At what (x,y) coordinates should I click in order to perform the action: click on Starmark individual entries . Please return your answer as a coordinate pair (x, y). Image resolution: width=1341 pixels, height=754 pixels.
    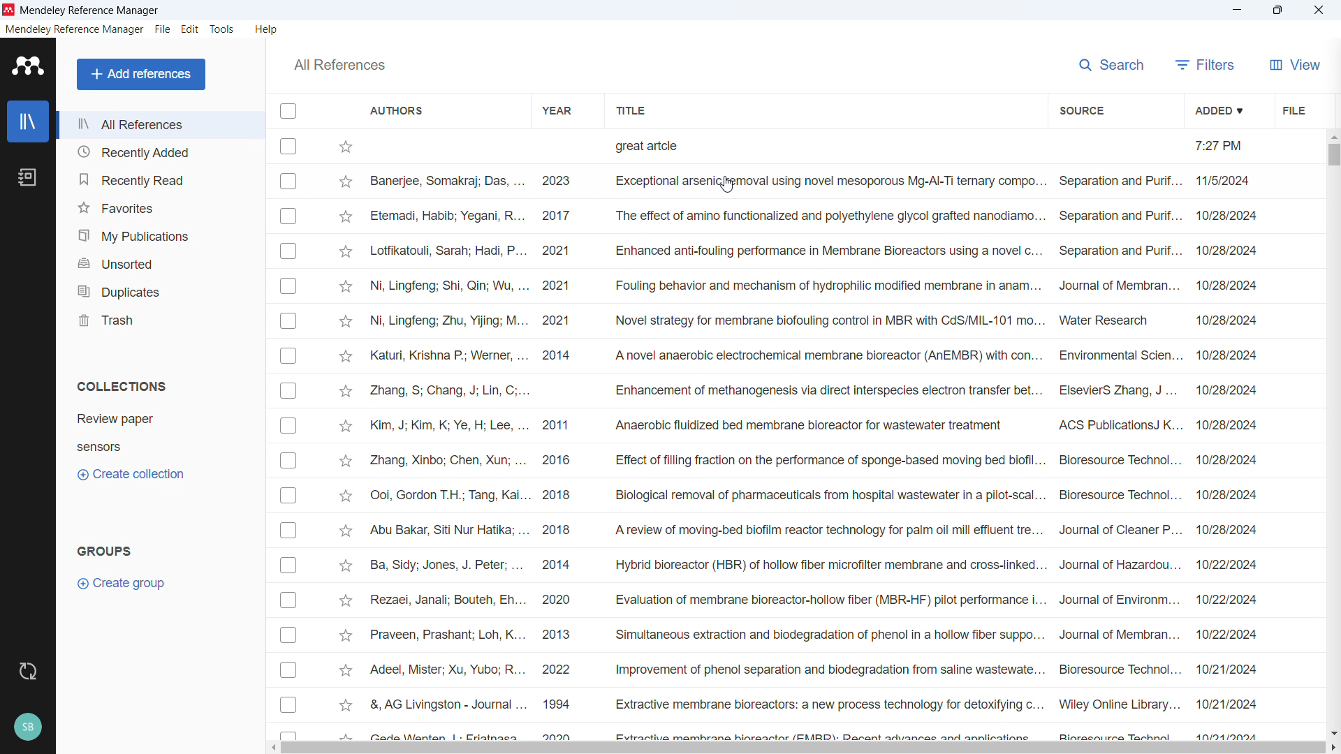
    Looking at the image, I should click on (346, 437).